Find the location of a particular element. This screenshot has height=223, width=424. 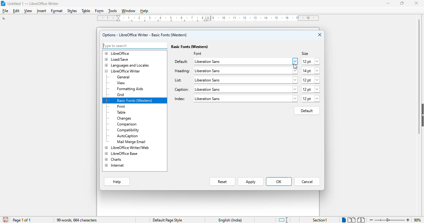

caption:  is located at coordinates (182, 90).